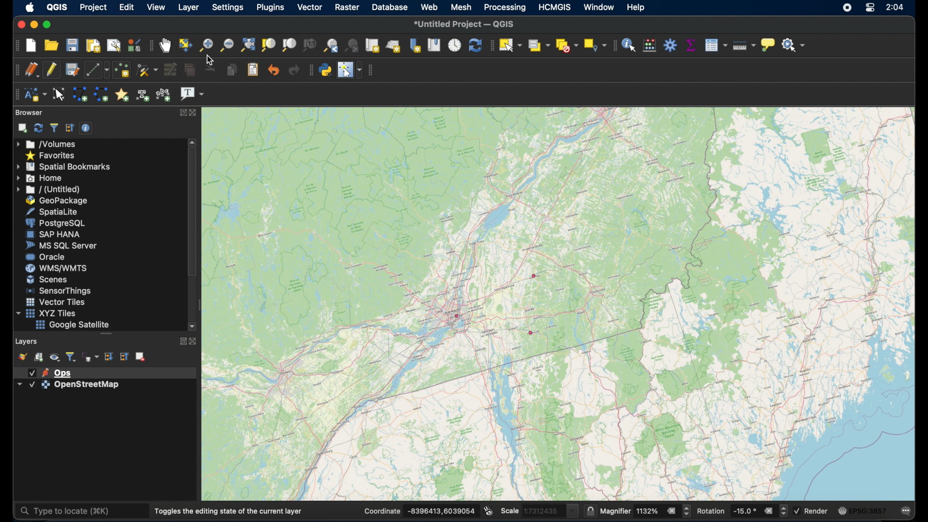 Image resolution: width=928 pixels, height=522 pixels. I want to click on point feature, so click(531, 333).